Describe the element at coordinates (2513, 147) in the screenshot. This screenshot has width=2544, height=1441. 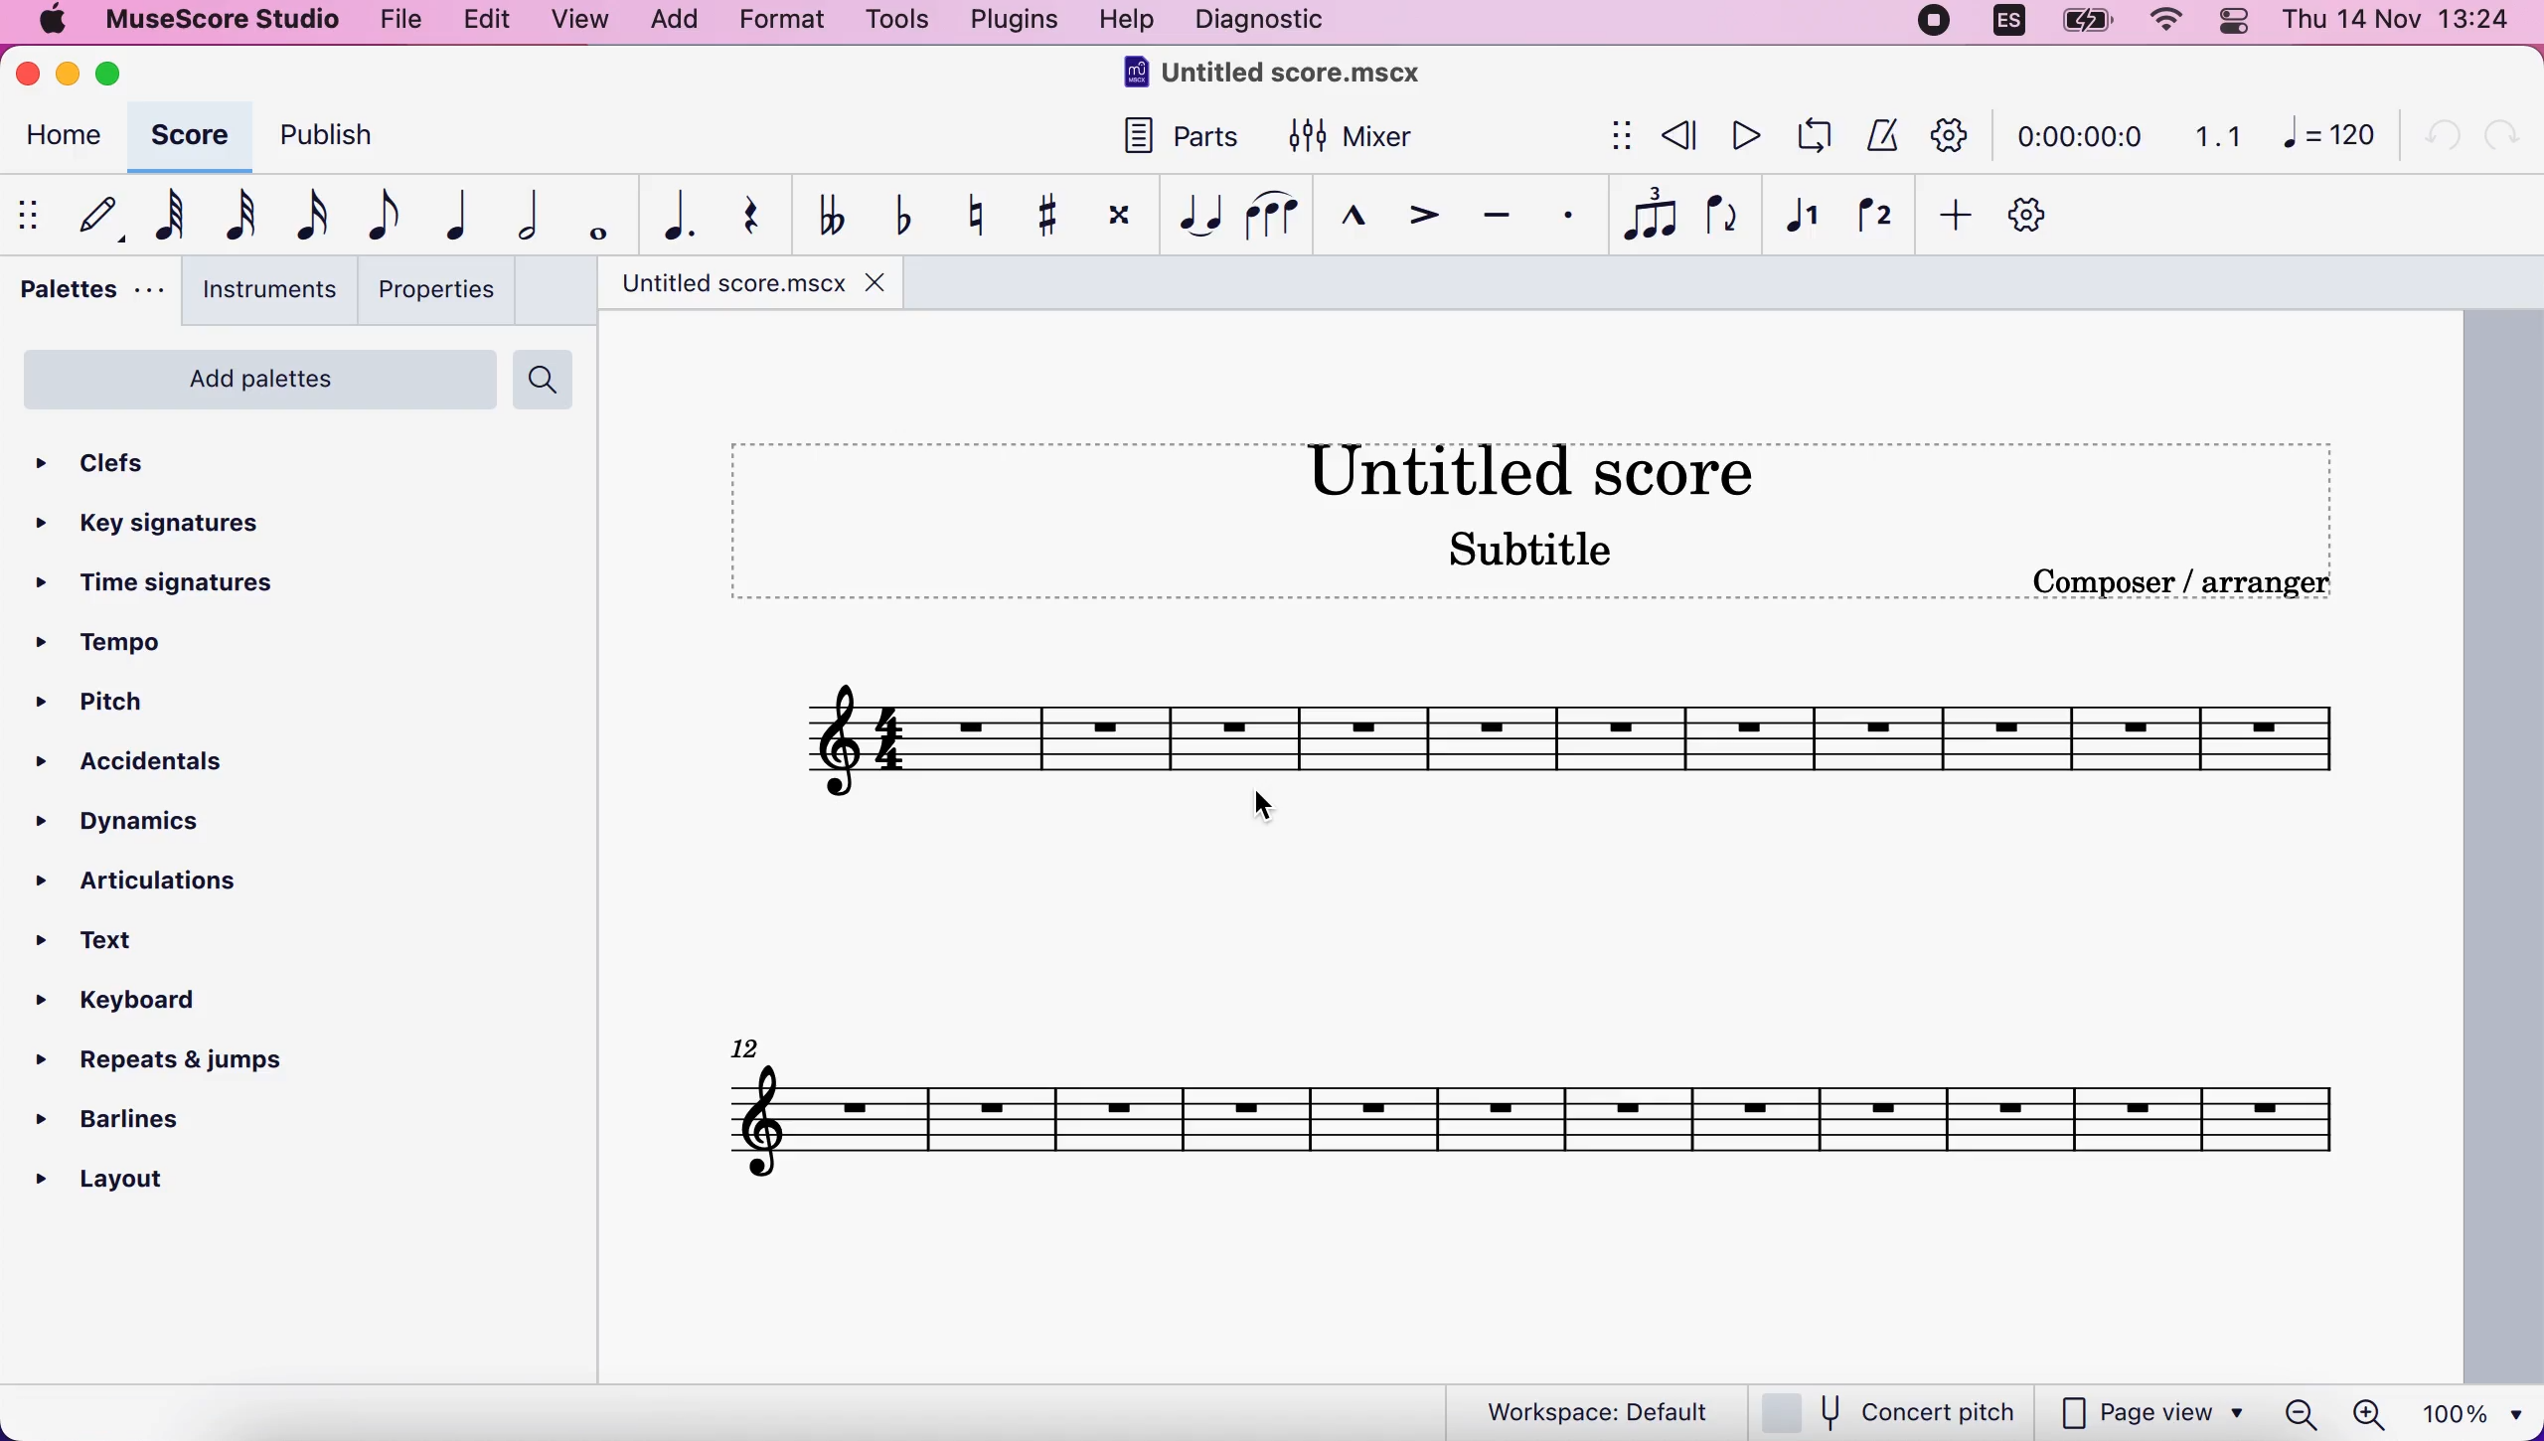
I see `redo` at that location.